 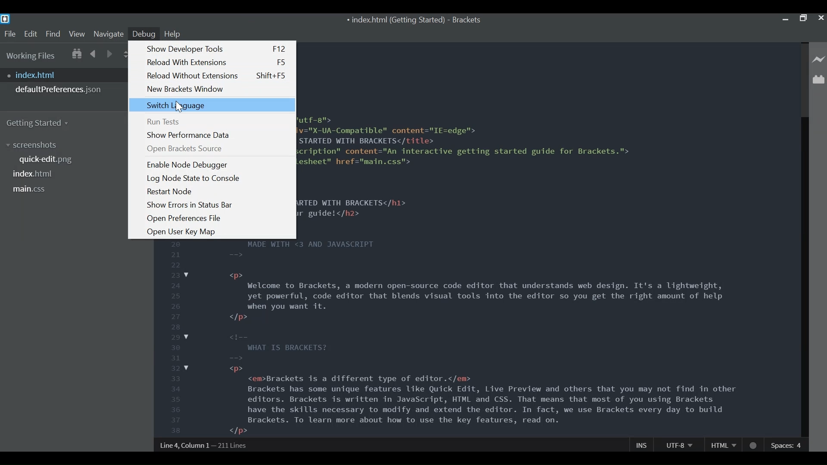 What do you see at coordinates (34, 174) in the screenshot?
I see `index.html` at bounding box center [34, 174].